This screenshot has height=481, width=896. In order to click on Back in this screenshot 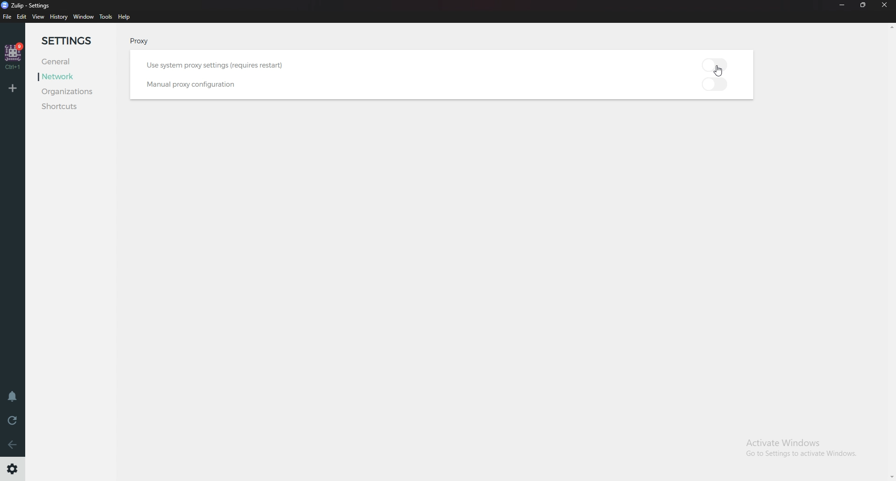, I will do `click(11, 444)`.